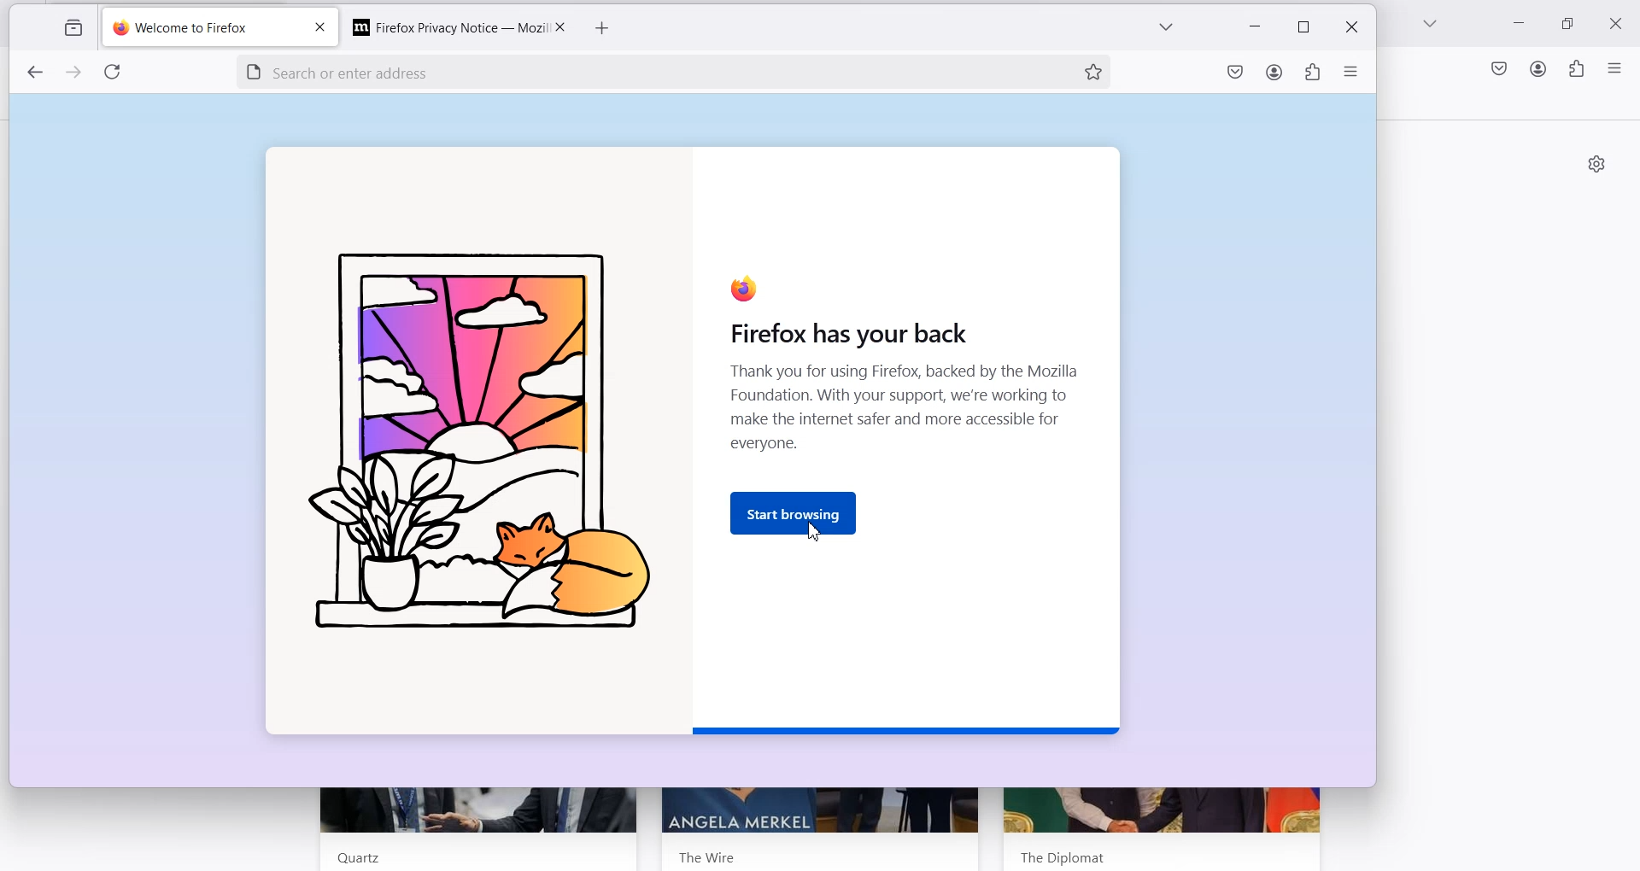 This screenshot has height=871, width=1640. I want to click on Quartz, so click(352, 857).